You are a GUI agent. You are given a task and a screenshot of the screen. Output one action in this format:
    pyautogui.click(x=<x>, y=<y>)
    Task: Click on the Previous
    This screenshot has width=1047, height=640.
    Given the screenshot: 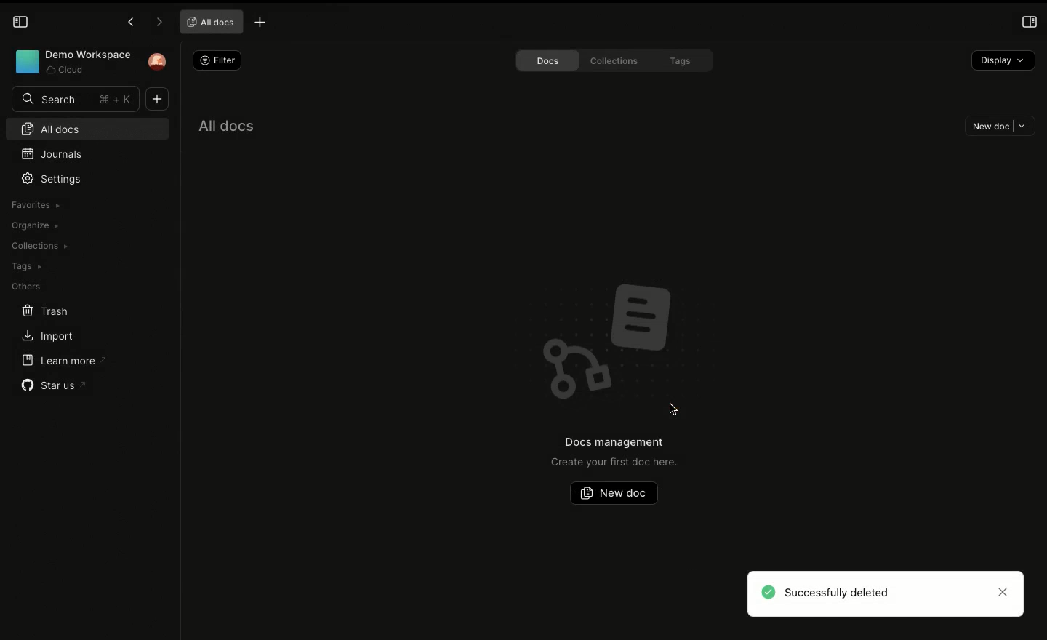 What is the action you would take?
    pyautogui.click(x=129, y=24)
    